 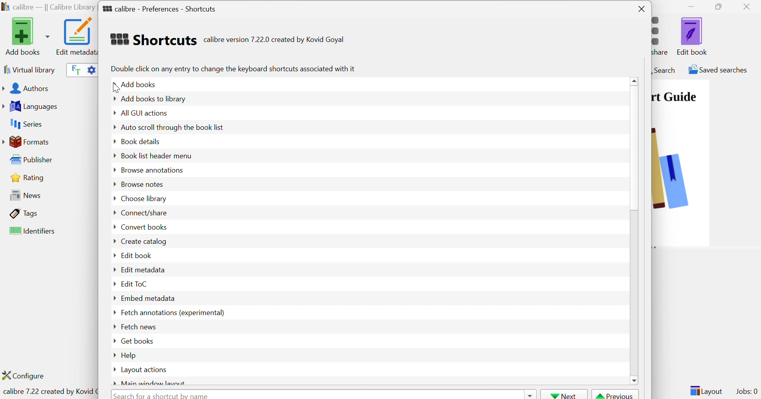 What do you see at coordinates (154, 382) in the screenshot?
I see `Main window layout` at bounding box center [154, 382].